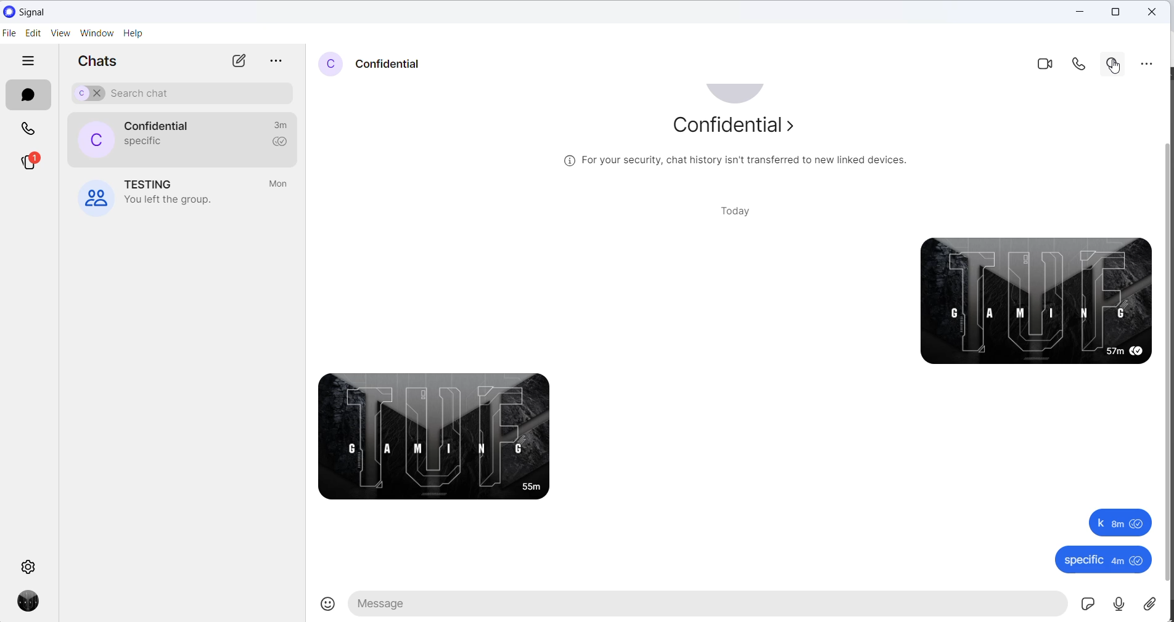  I want to click on close, so click(1152, 12).